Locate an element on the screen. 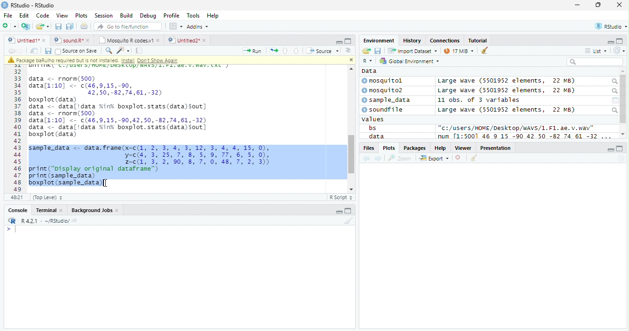 The image size is (629, 331). Source on save is located at coordinates (76, 52).